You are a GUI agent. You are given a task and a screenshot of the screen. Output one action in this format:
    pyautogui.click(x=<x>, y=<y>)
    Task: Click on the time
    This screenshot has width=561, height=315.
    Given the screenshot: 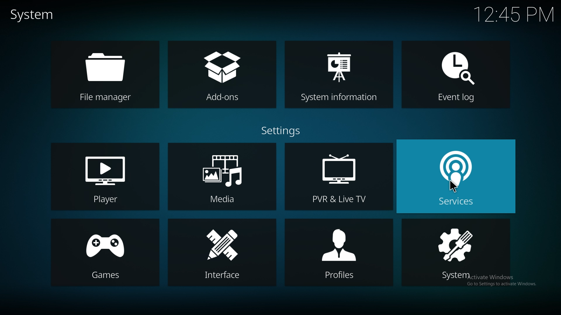 What is the action you would take?
    pyautogui.click(x=515, y=13)
    